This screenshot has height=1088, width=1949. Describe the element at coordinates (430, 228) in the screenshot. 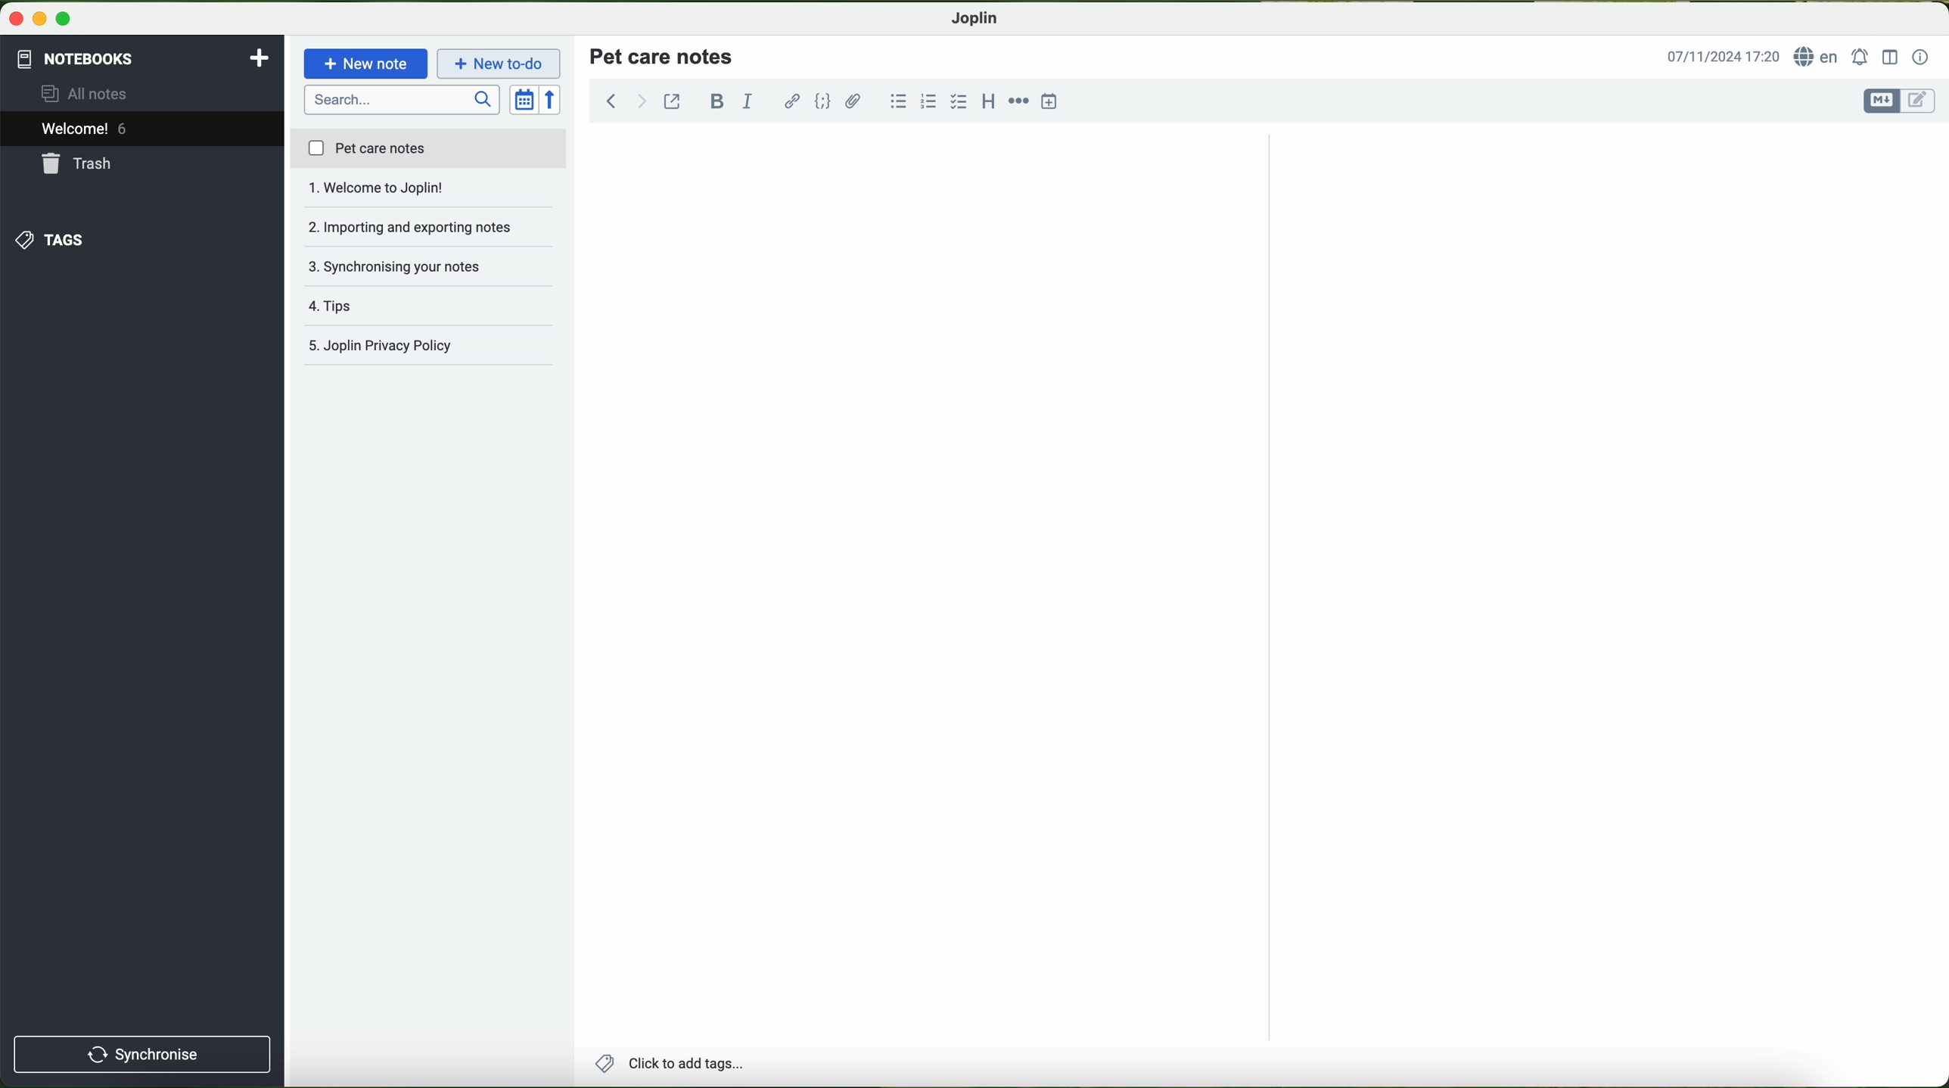

I see `synchronising your notes` at that location.